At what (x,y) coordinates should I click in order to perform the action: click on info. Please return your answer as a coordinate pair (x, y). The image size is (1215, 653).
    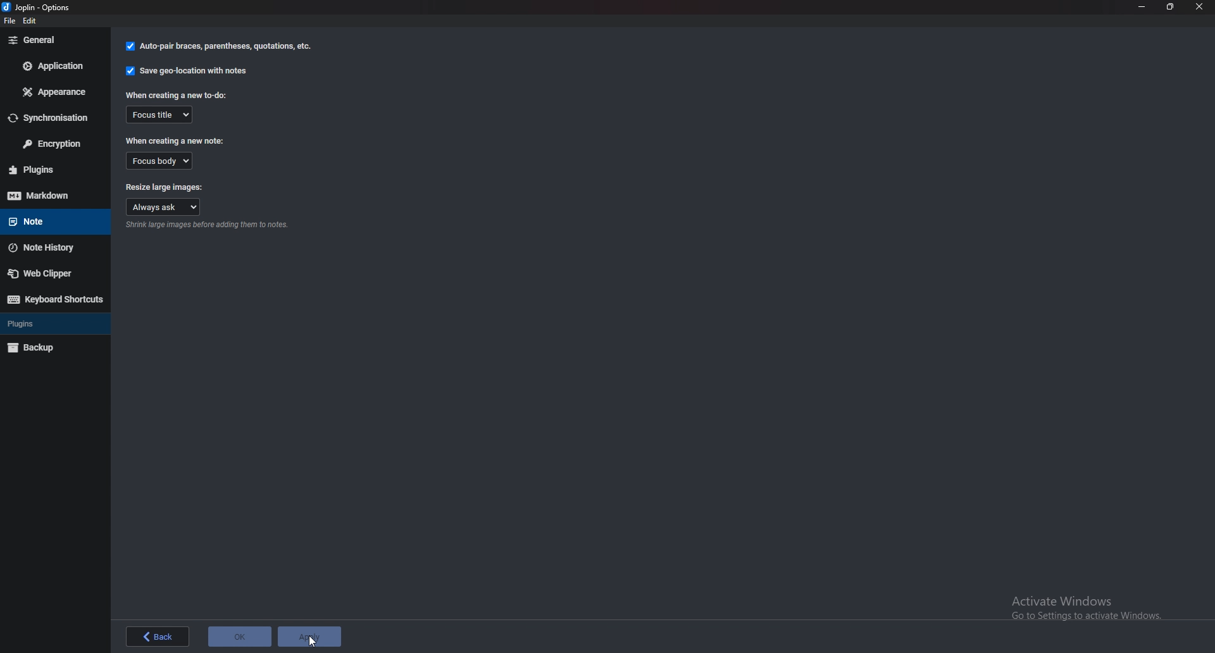
    Looking at the image, I should click on (210, 226).